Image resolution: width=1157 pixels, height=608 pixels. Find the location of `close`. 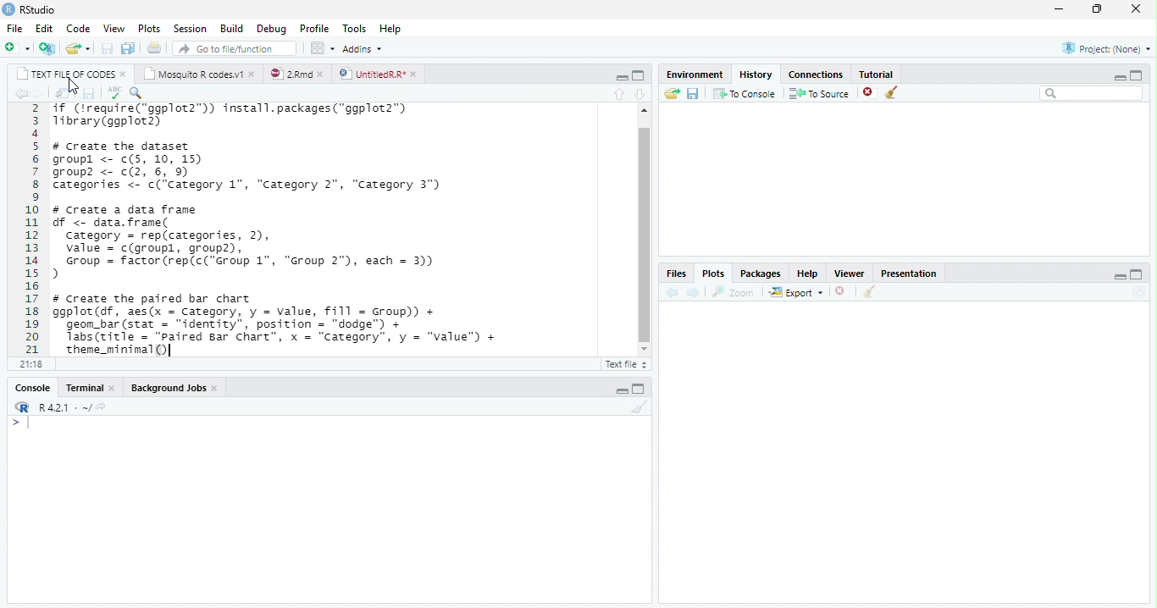

close is located at coordinates (215, 389).